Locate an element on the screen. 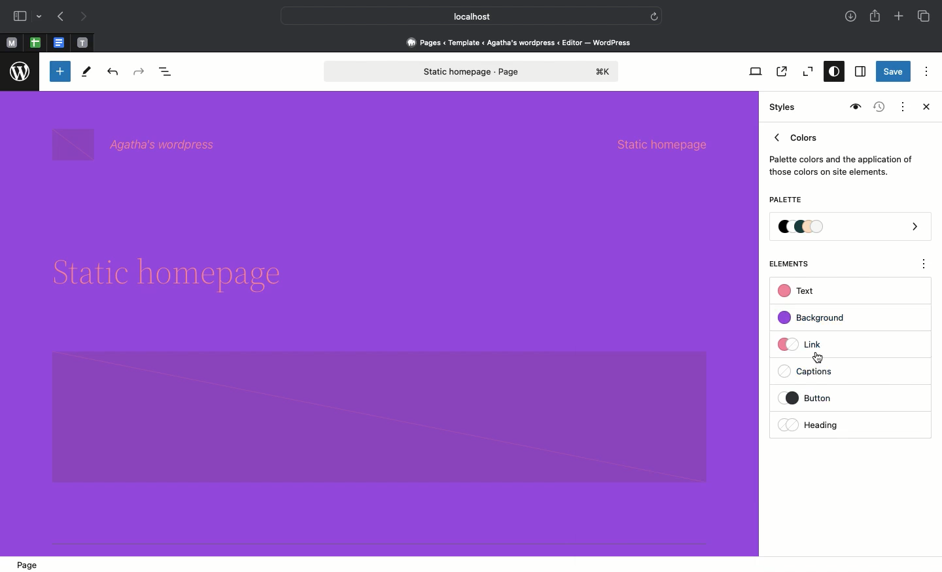 The height and width of the screenshot is (572, 942). drop-down is located at coordinates (41, 17).